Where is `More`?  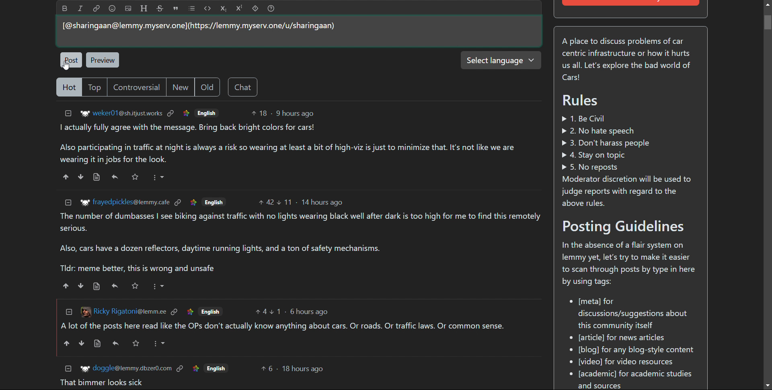 More is located at coordinates (159, 344).